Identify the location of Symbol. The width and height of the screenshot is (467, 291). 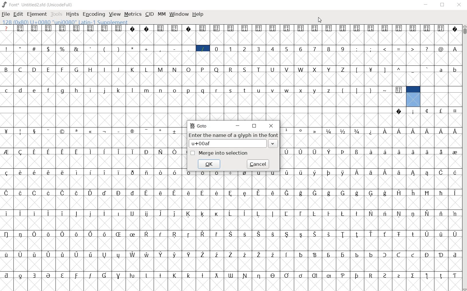
(147, 254).